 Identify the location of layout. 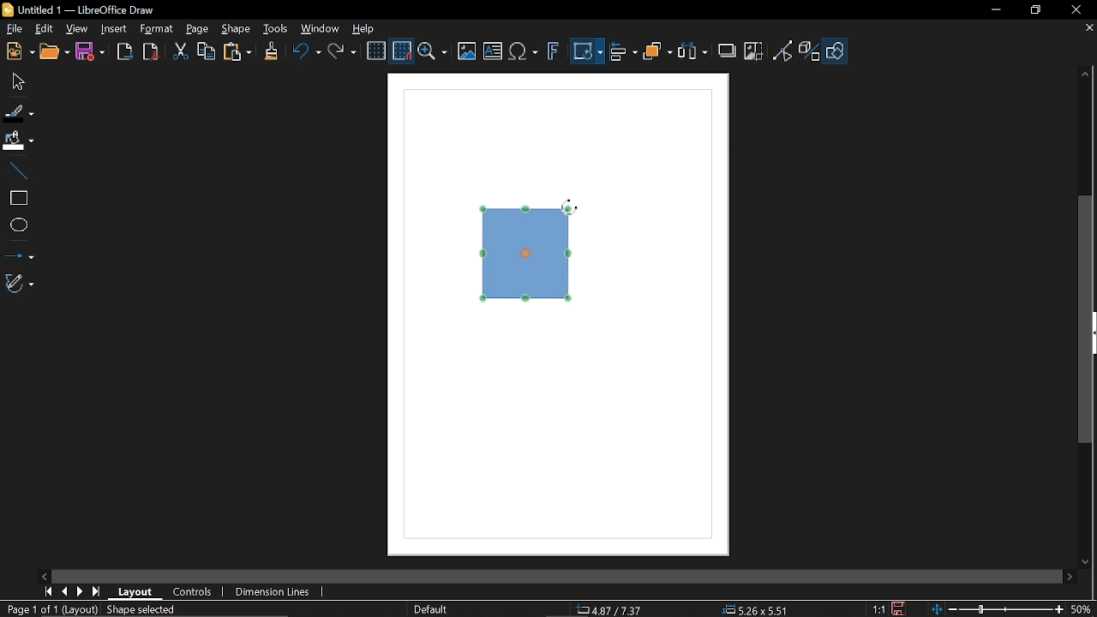
(135, 593).